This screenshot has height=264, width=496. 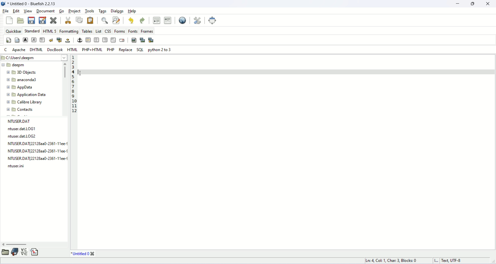 I want to click on dhtml, so click(x=37, y=50).